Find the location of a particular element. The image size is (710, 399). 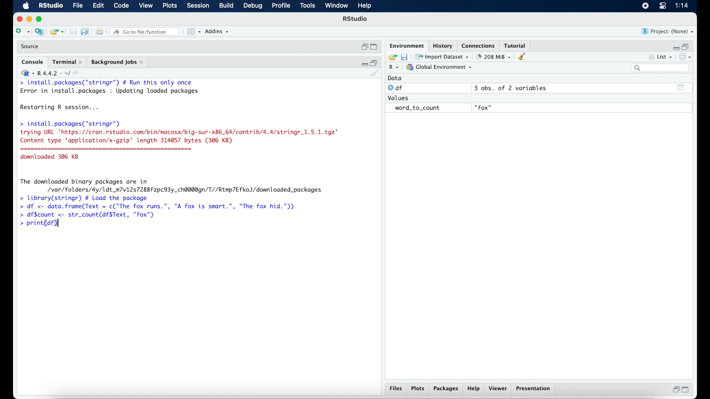

go to file/function is located at coordinates (146, 32).